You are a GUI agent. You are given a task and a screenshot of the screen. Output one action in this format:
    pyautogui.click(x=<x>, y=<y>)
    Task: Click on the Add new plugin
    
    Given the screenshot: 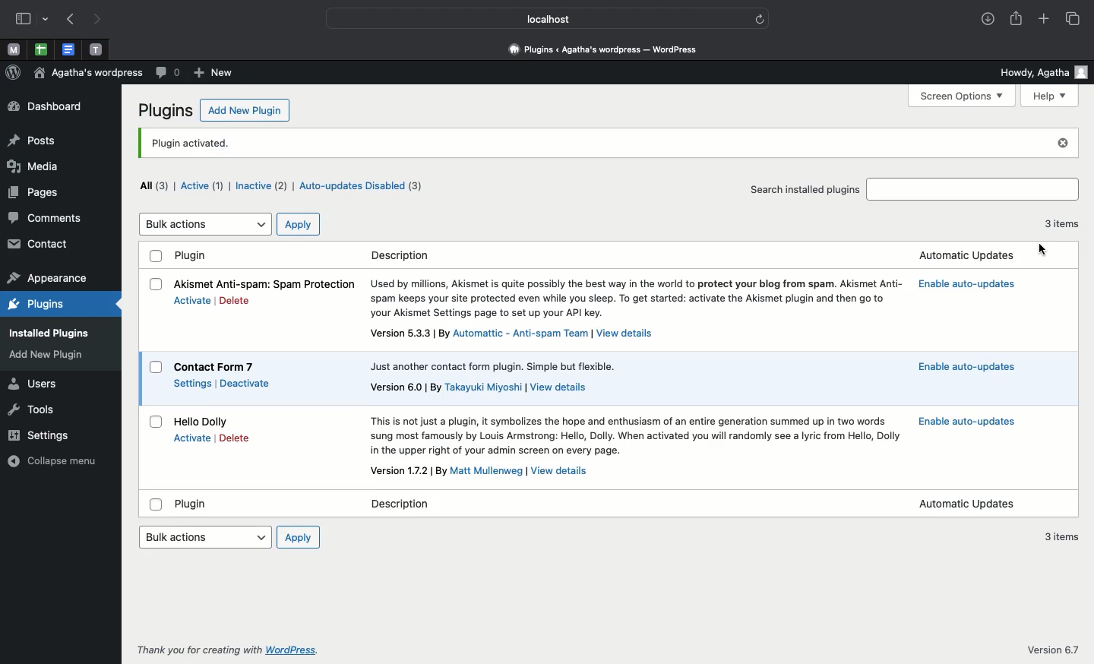 What is the action you would take?
    pyautogui.click(x=244, y=111)
    